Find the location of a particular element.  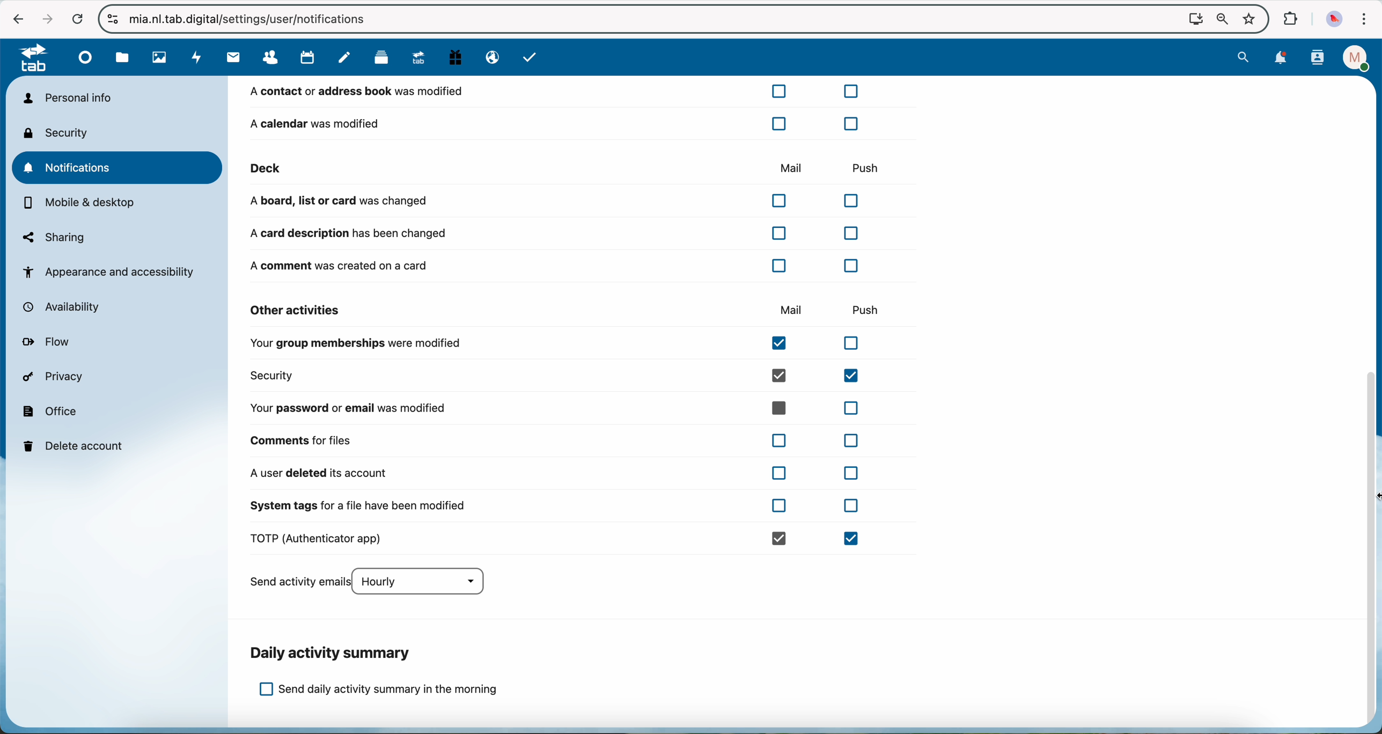

Install NExtcloud is located at coordinates (1193, 18).